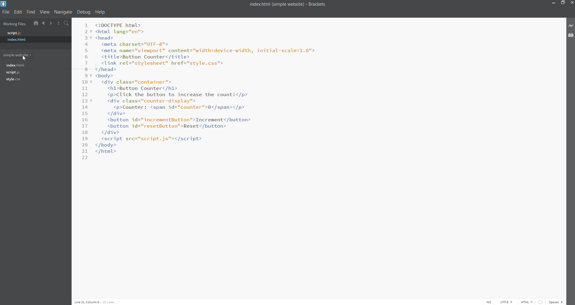  What do you see at coordinates (489, 301) in the screenshot?
I see `toggle cursor (INS)` at bounding box center [489, 301].